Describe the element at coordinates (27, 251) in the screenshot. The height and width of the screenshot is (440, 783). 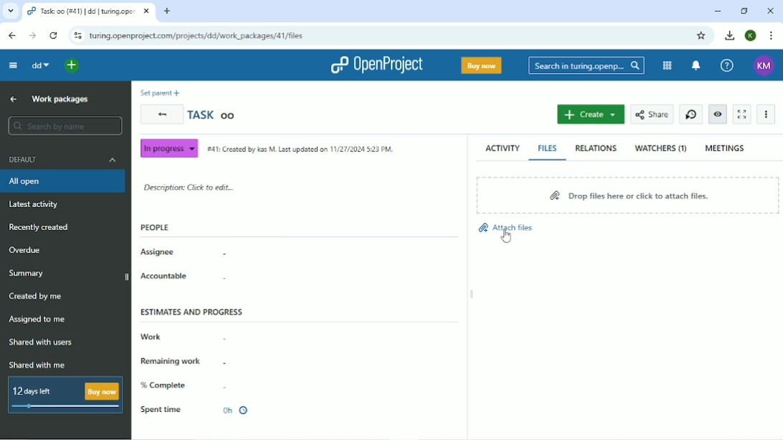
I see `Overdue` at that location.